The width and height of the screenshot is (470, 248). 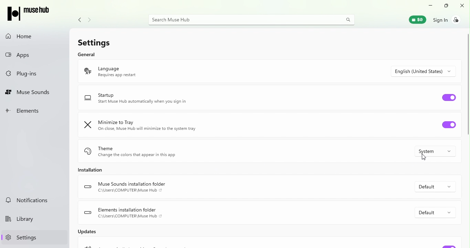 What do you see at coordinates (152, 151) in the screenshot?
I see `Theme` at bounding box center [152, 151].